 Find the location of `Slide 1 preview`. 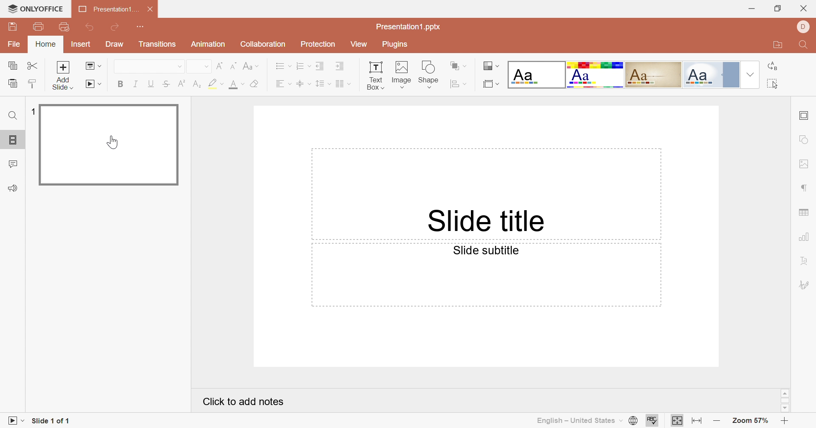

Slide 1 preview is located at coordinates (110, 144).